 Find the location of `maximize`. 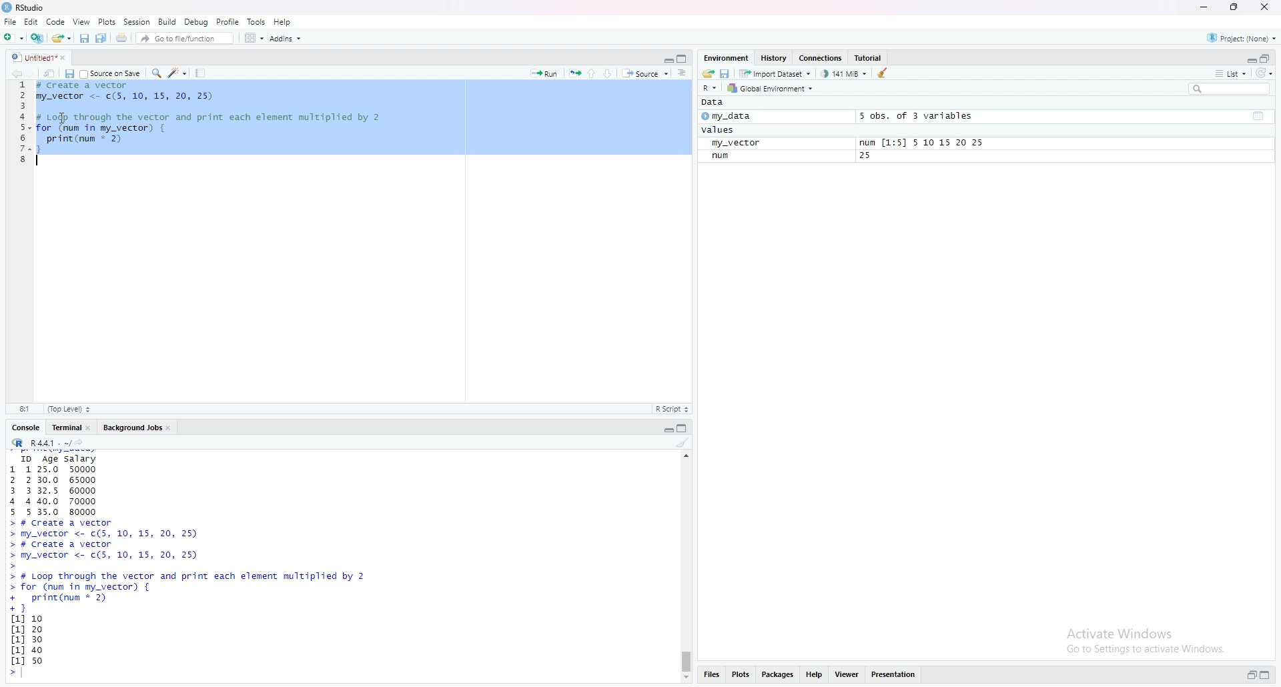

maximize is located at coordinates (1235, 7).